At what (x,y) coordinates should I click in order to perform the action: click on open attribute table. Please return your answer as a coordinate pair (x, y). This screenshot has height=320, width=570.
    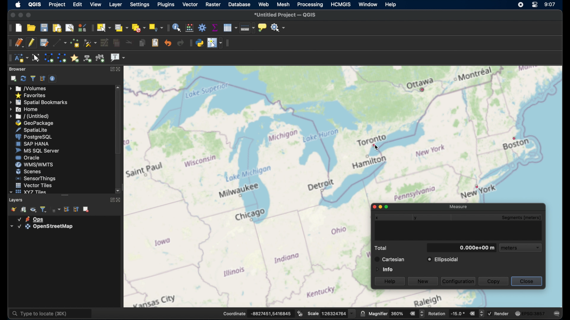
    Looking at the image, I should click on (230, 28).